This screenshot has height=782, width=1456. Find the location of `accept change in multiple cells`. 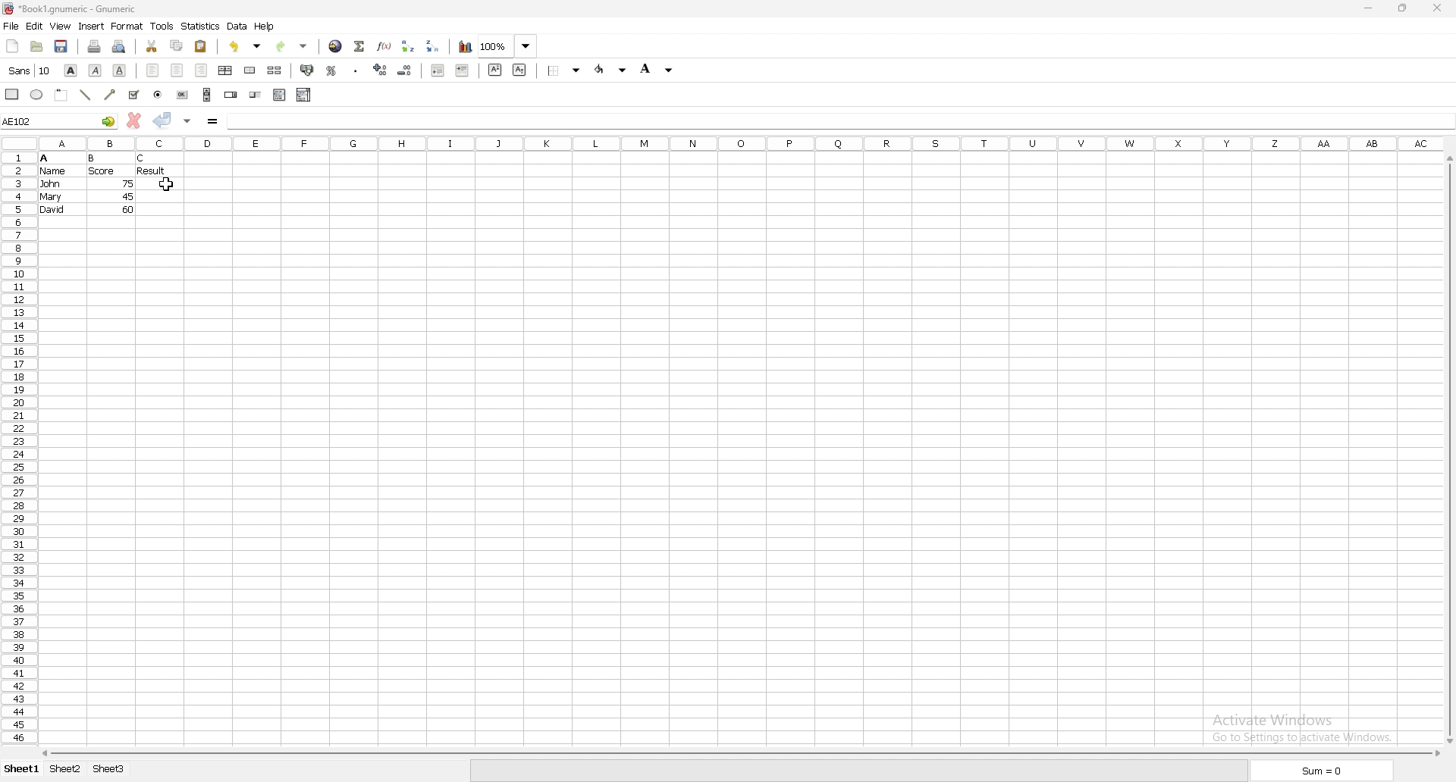

accept change in multiple cells is located at coordinates (189, 121).